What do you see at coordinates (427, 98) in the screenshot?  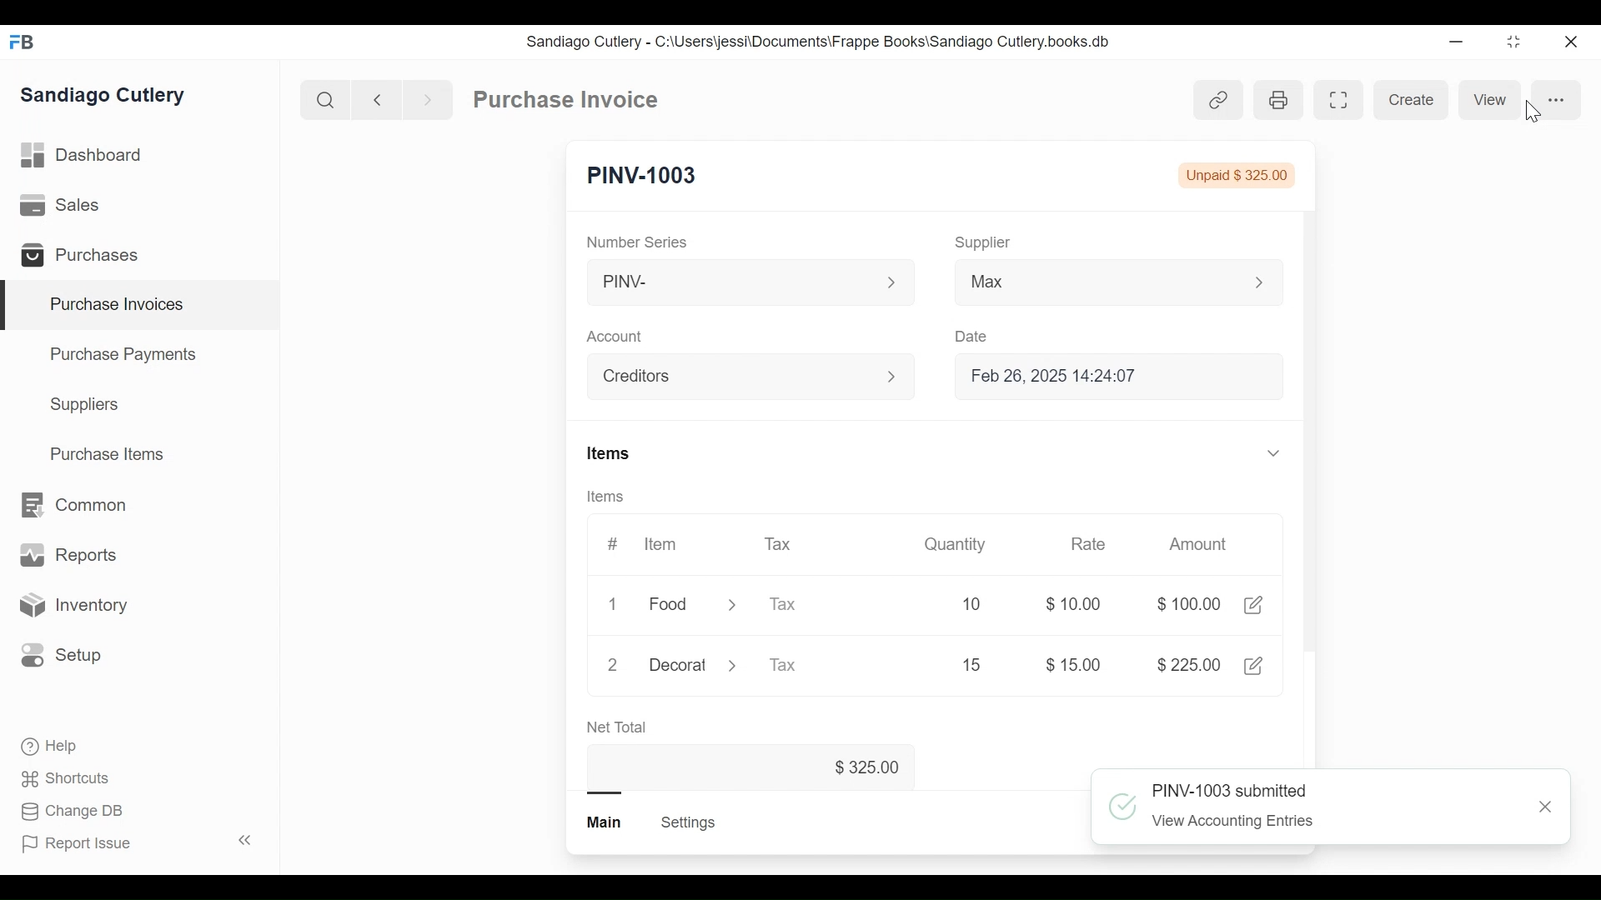 I see `Navigate forward` at bounding box center [427, 98].